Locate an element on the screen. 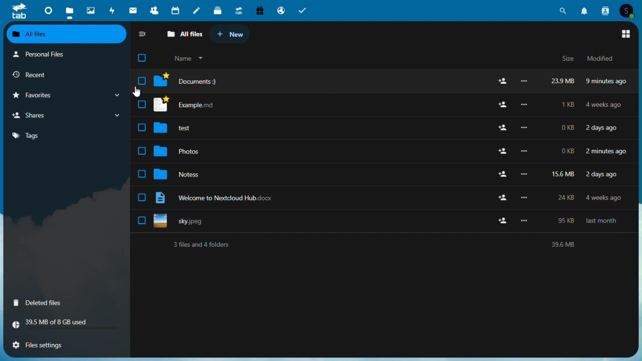 The image size is (642, 361). All files is located at coordinates (186, 34).